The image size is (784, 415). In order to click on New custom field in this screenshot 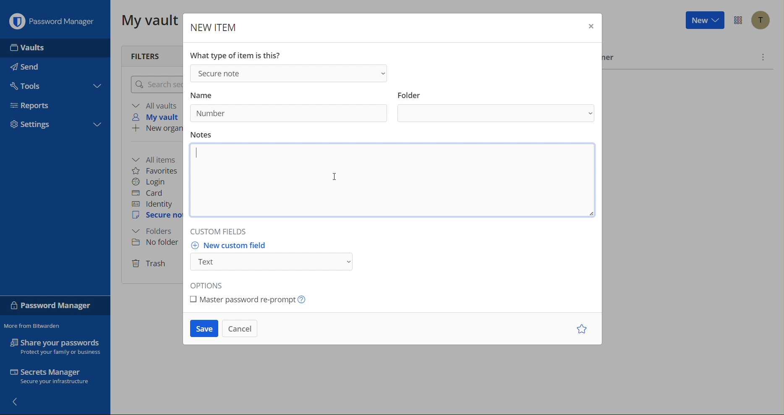, I will do `click(272, 257)`.